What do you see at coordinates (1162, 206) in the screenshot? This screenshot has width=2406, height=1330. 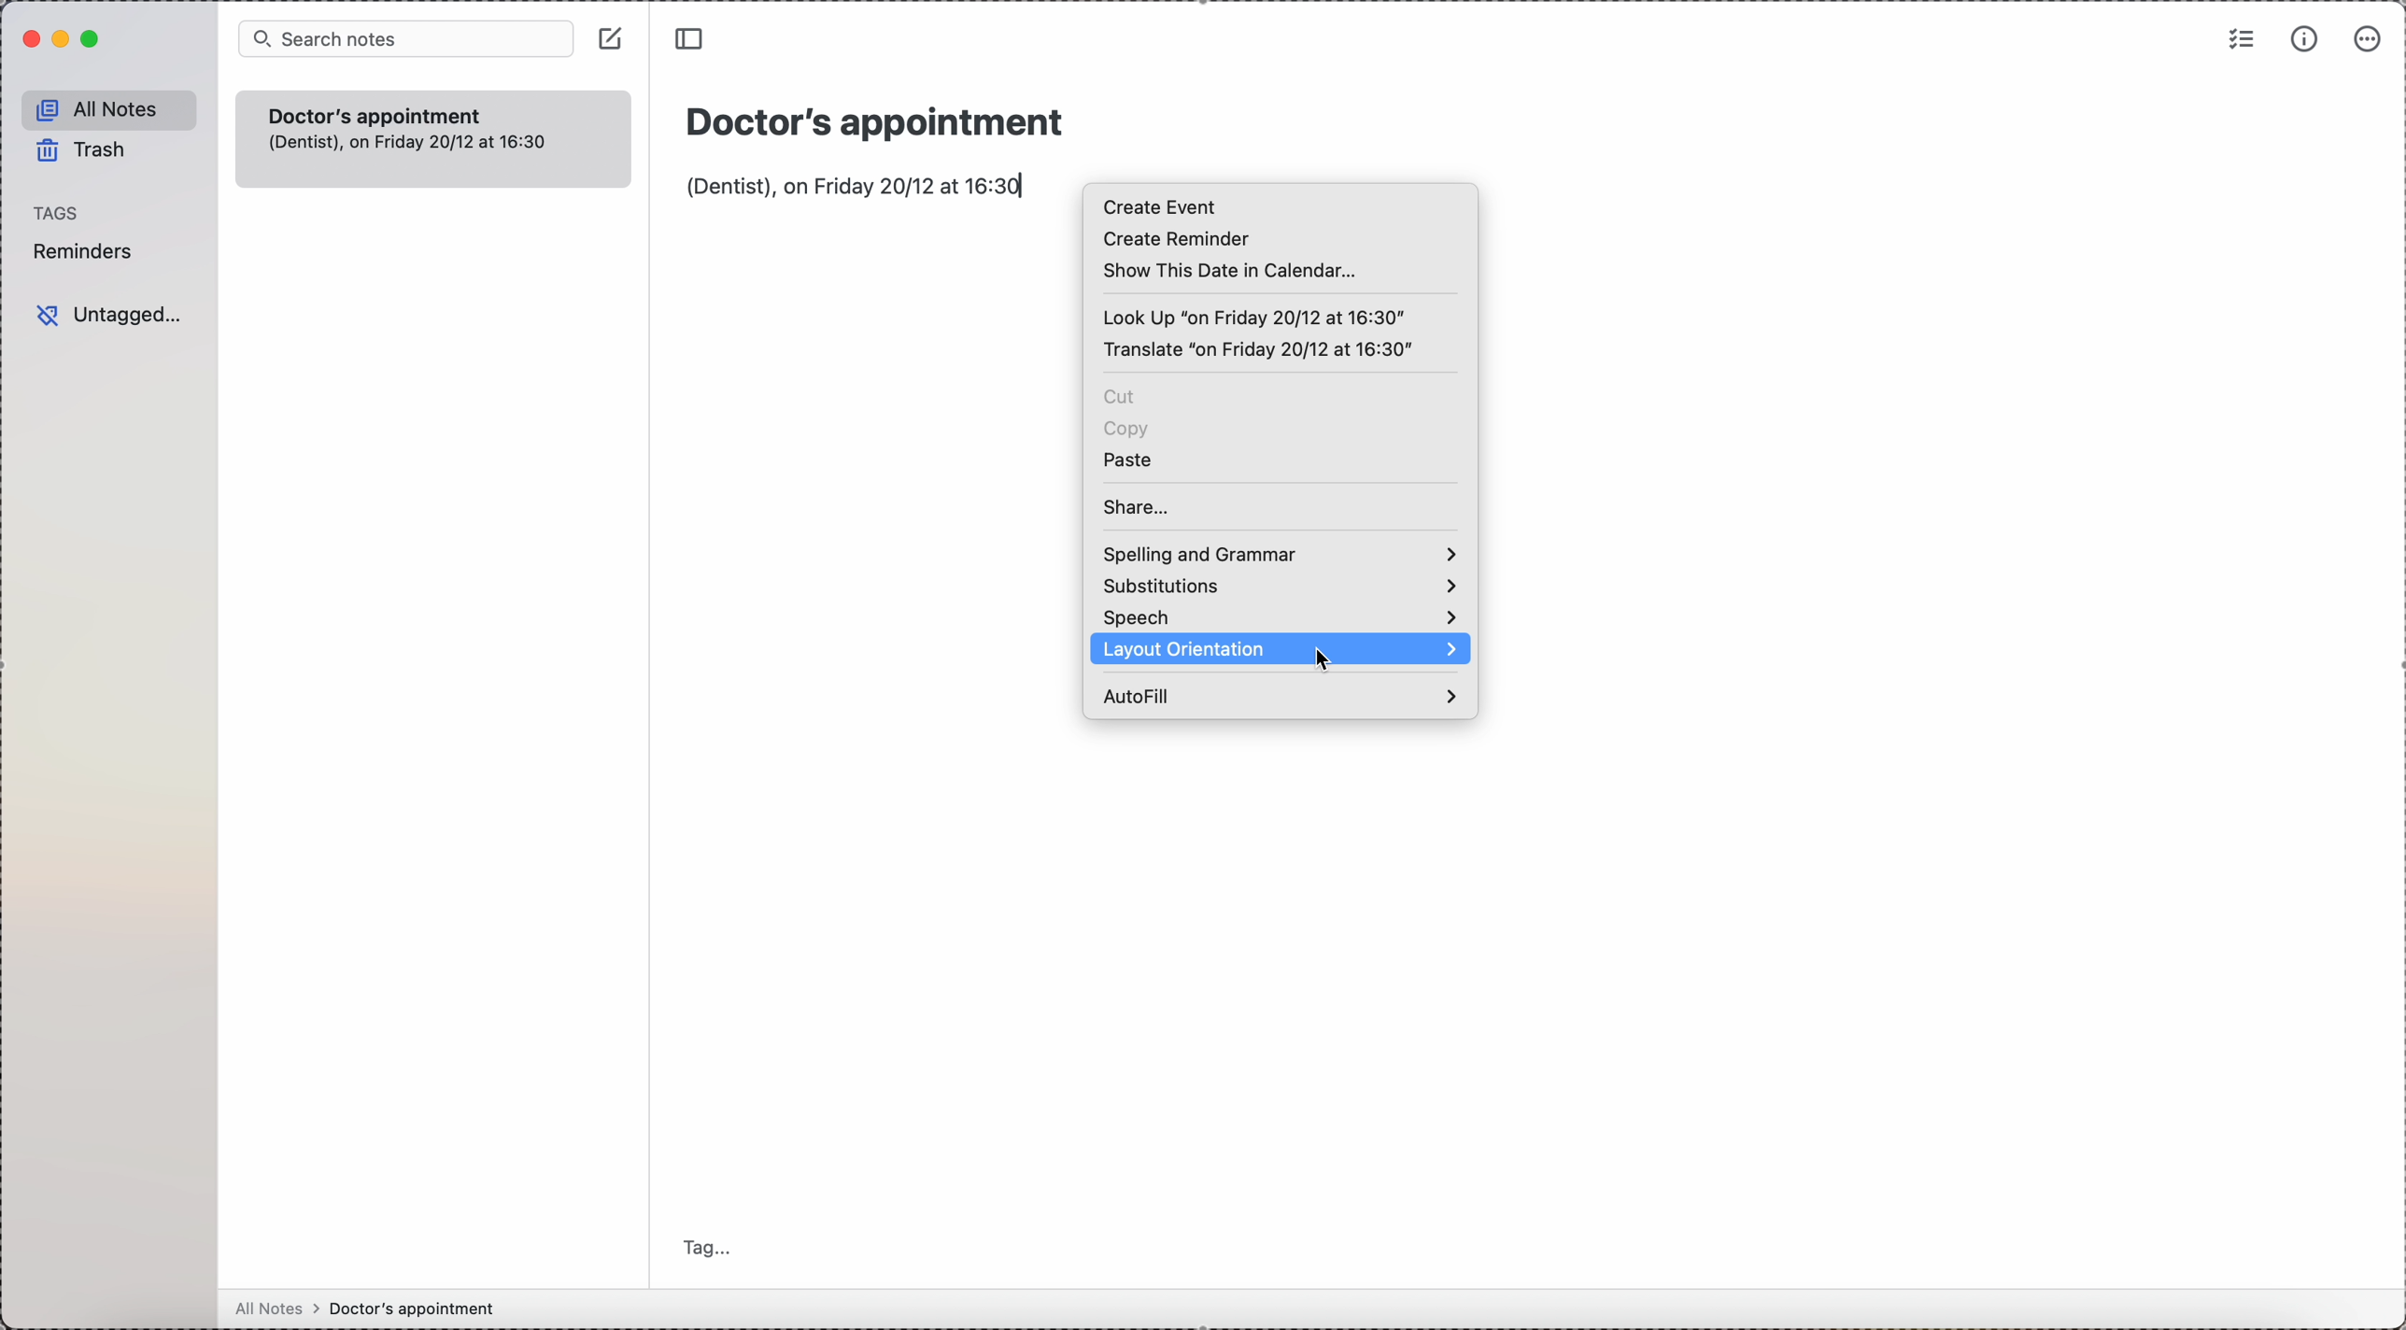 I see `create event` at bounding box center [1162, 206].